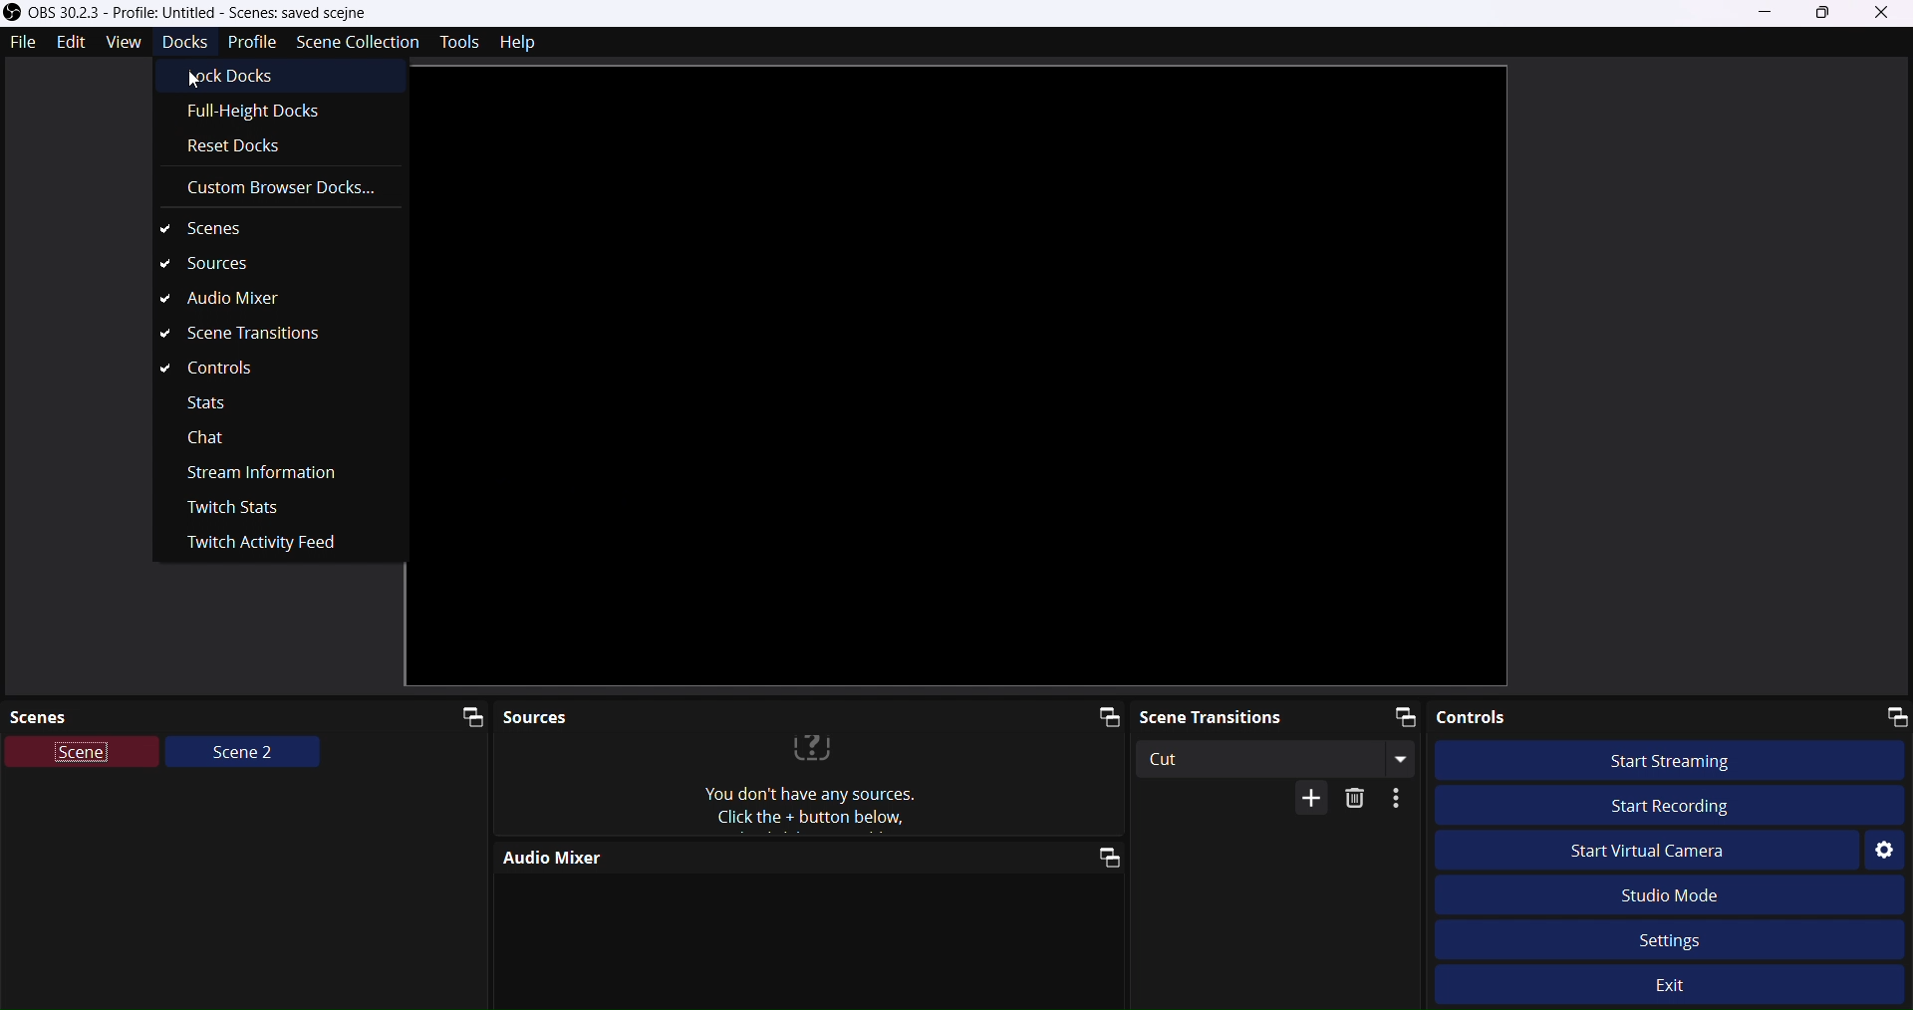 This screenshot has height=1010, width=1913. I want to click on View, so click(118, 44).